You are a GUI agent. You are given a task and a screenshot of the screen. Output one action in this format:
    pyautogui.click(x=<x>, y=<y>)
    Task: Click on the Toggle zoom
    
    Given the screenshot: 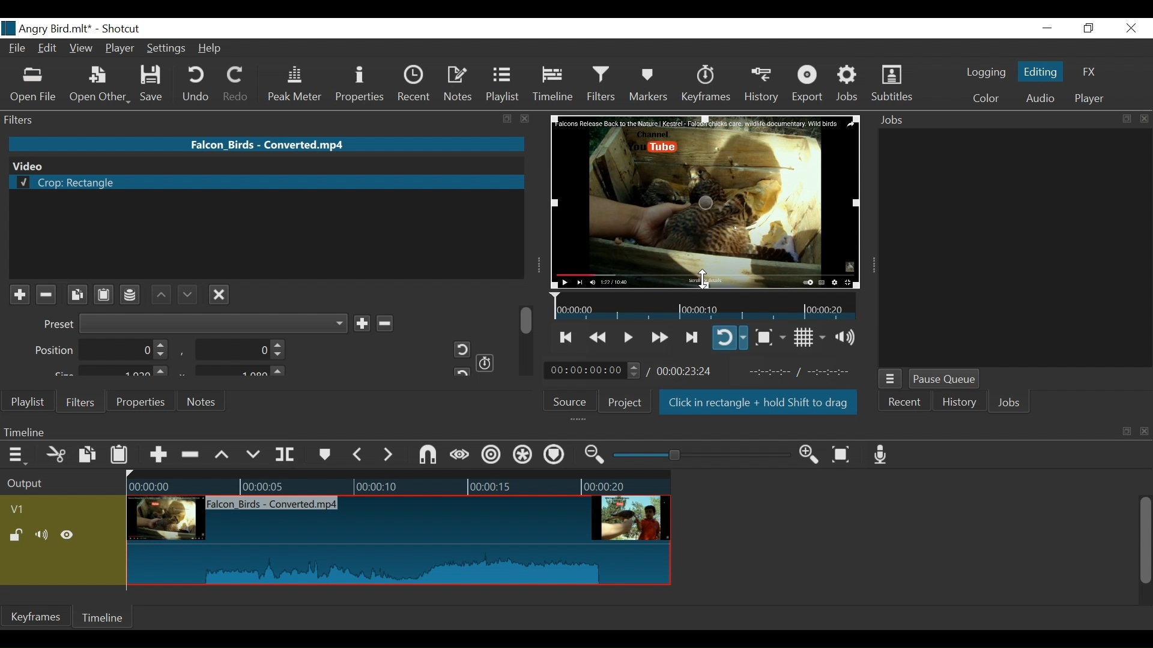 What is the action you would take?
    pyautogui.click(x=770, y=337)
    